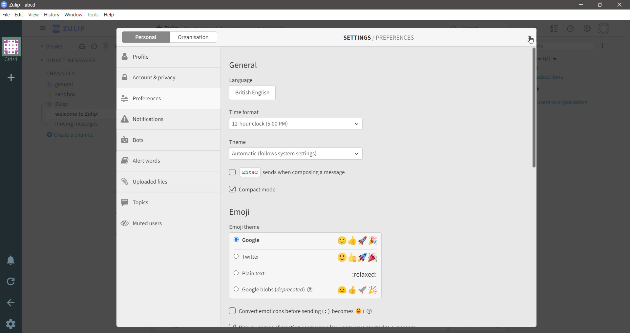 This screenshot has height=333, width=630. Describe the element at coordinates (19, 14) in the screenshot. I see `Edit` at that location.